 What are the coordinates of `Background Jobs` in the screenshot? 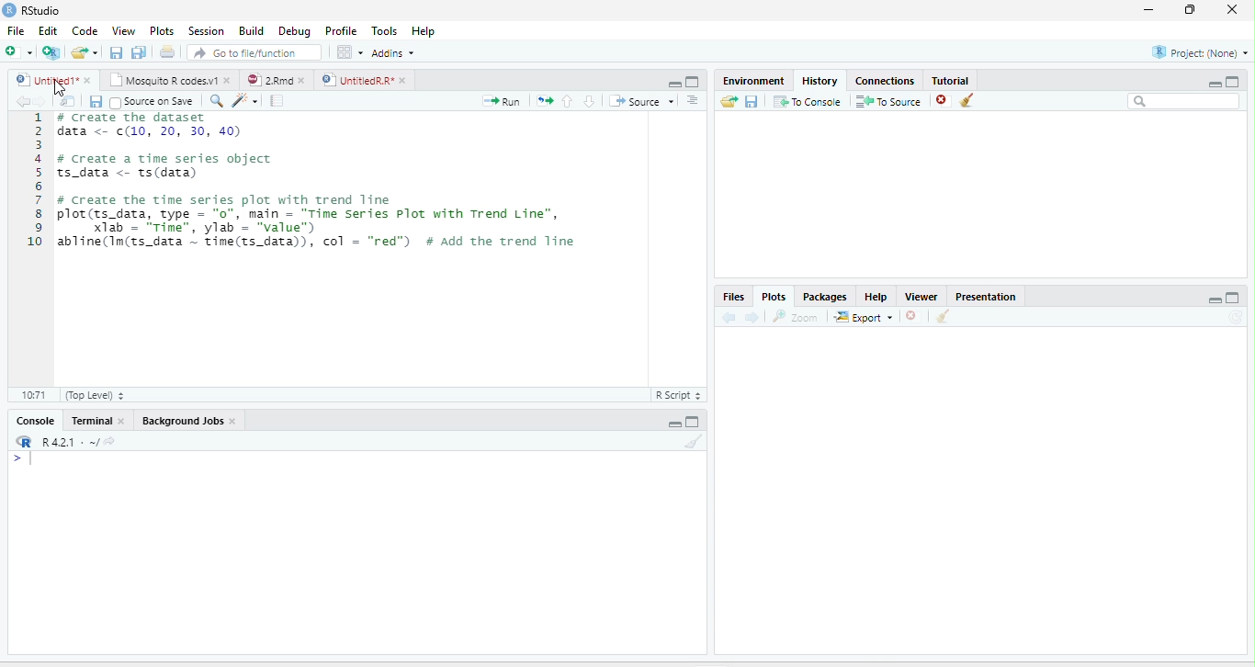 It's located at (181, 421).